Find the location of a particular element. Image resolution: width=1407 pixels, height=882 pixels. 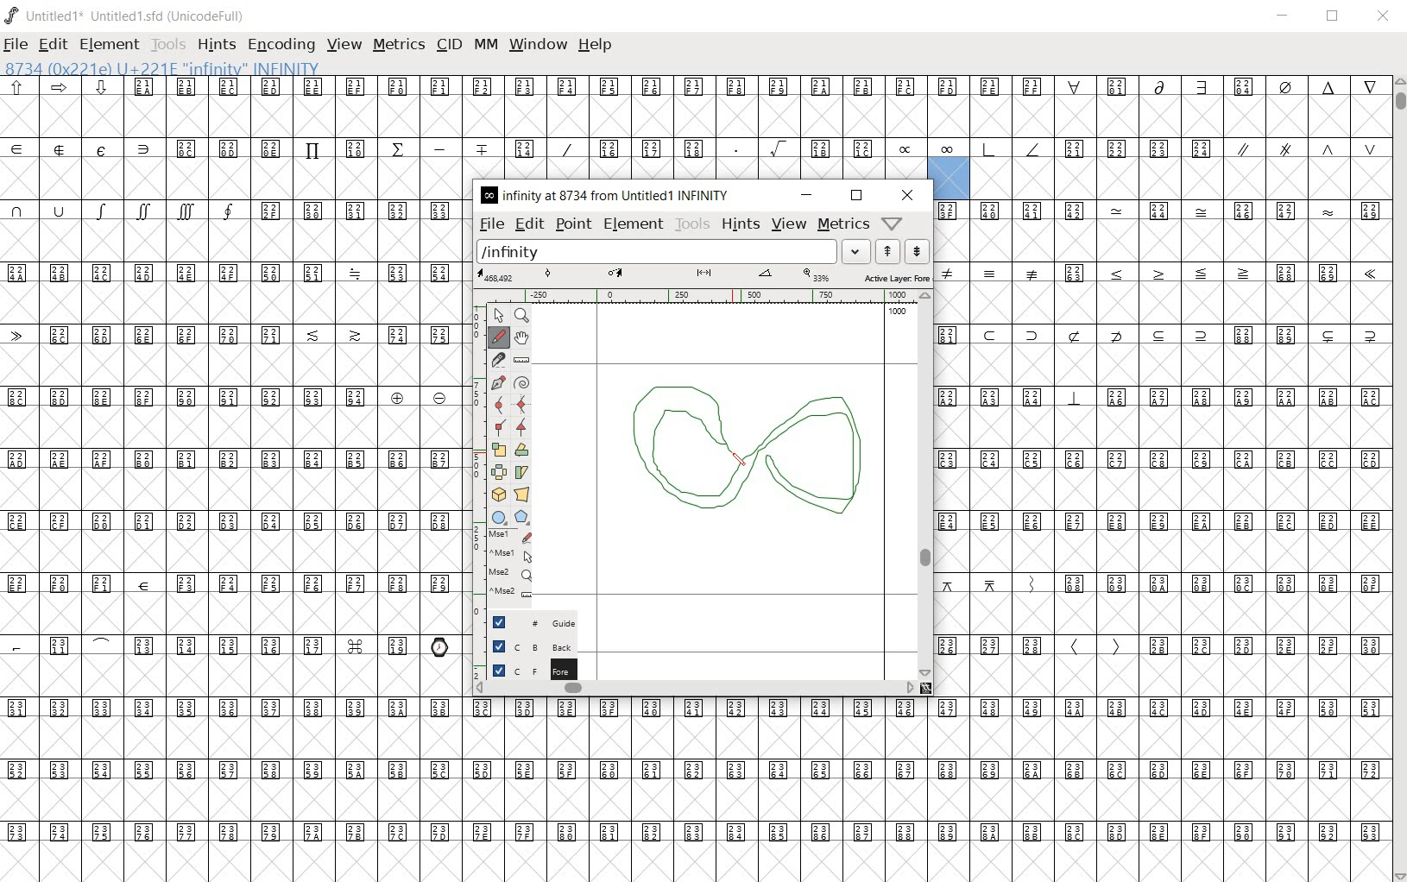

empty glyph slots is located at coordinates (693, 116).